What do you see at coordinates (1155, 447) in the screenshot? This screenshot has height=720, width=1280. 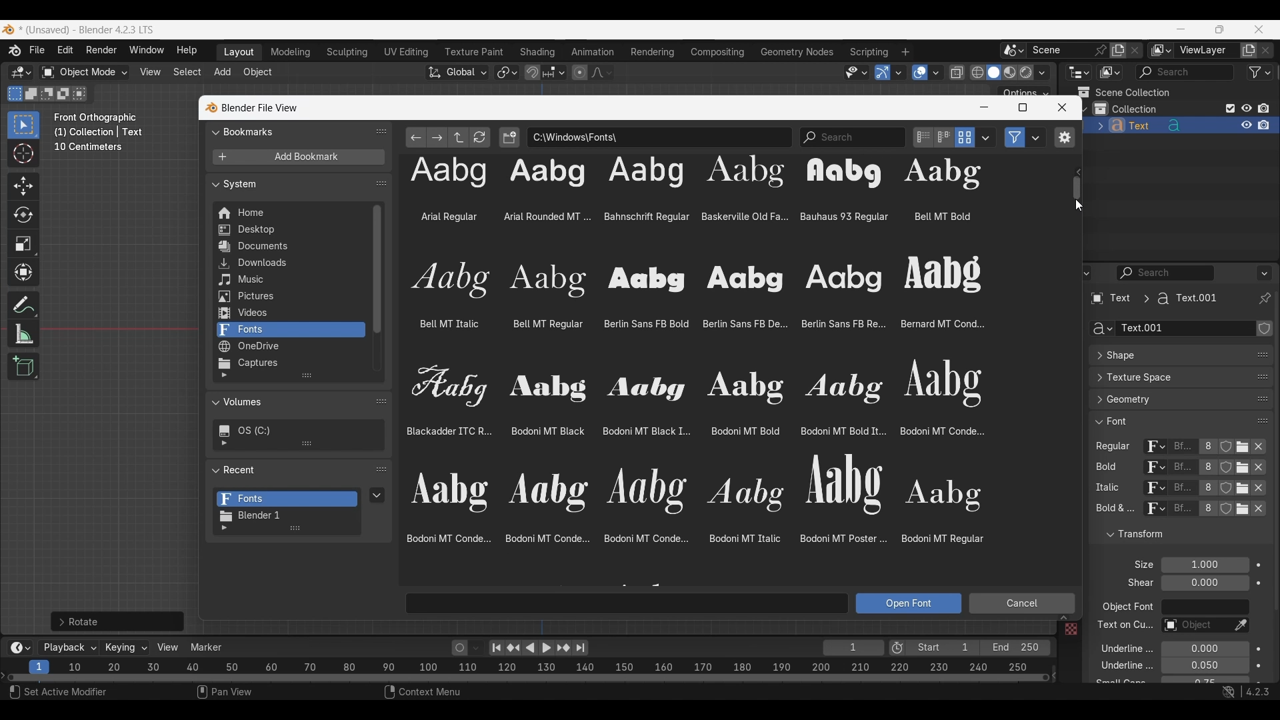 I see `Browse ID data to be linked for respective attribute` at bounding box center [1155, 447].